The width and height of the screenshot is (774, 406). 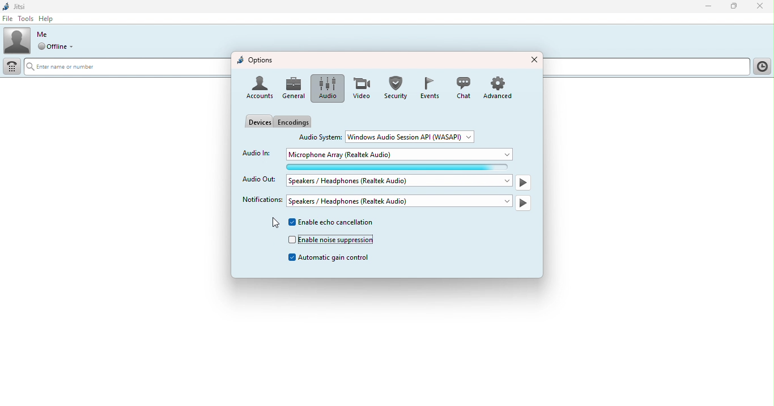 I want to click on Cursor, so click(x=273, y=224).